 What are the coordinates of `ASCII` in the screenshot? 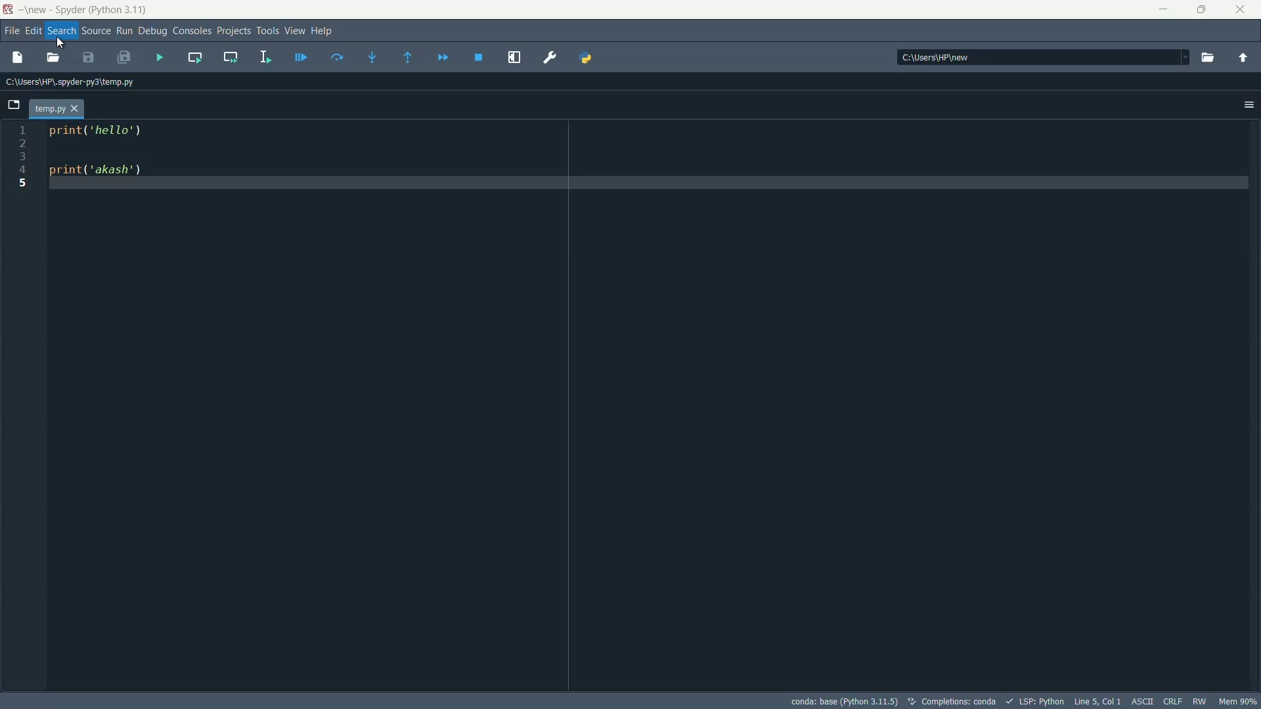 It's located at (1141, 700).